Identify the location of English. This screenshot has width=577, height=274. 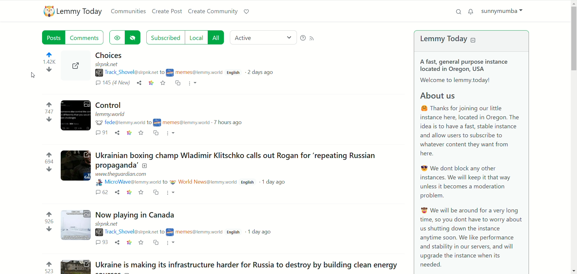
(235, 73).